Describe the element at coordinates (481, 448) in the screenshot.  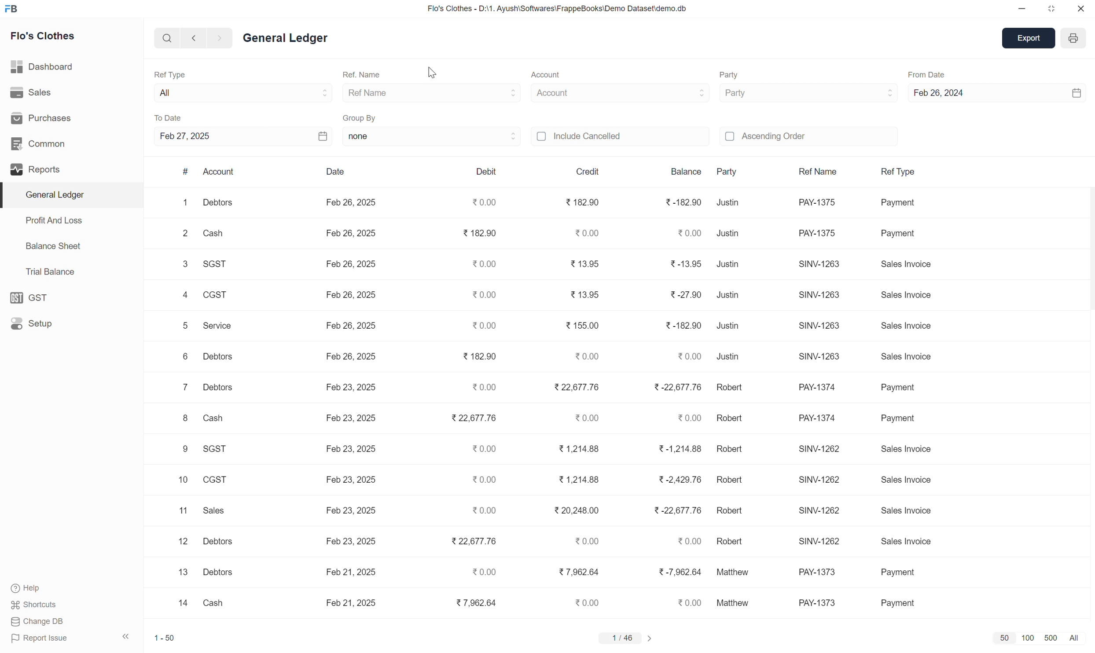
I see `0.00` at that location.